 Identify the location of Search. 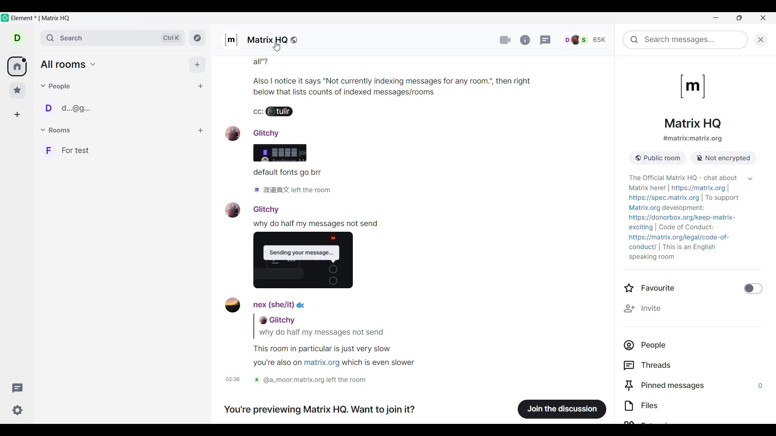
(113, 38).